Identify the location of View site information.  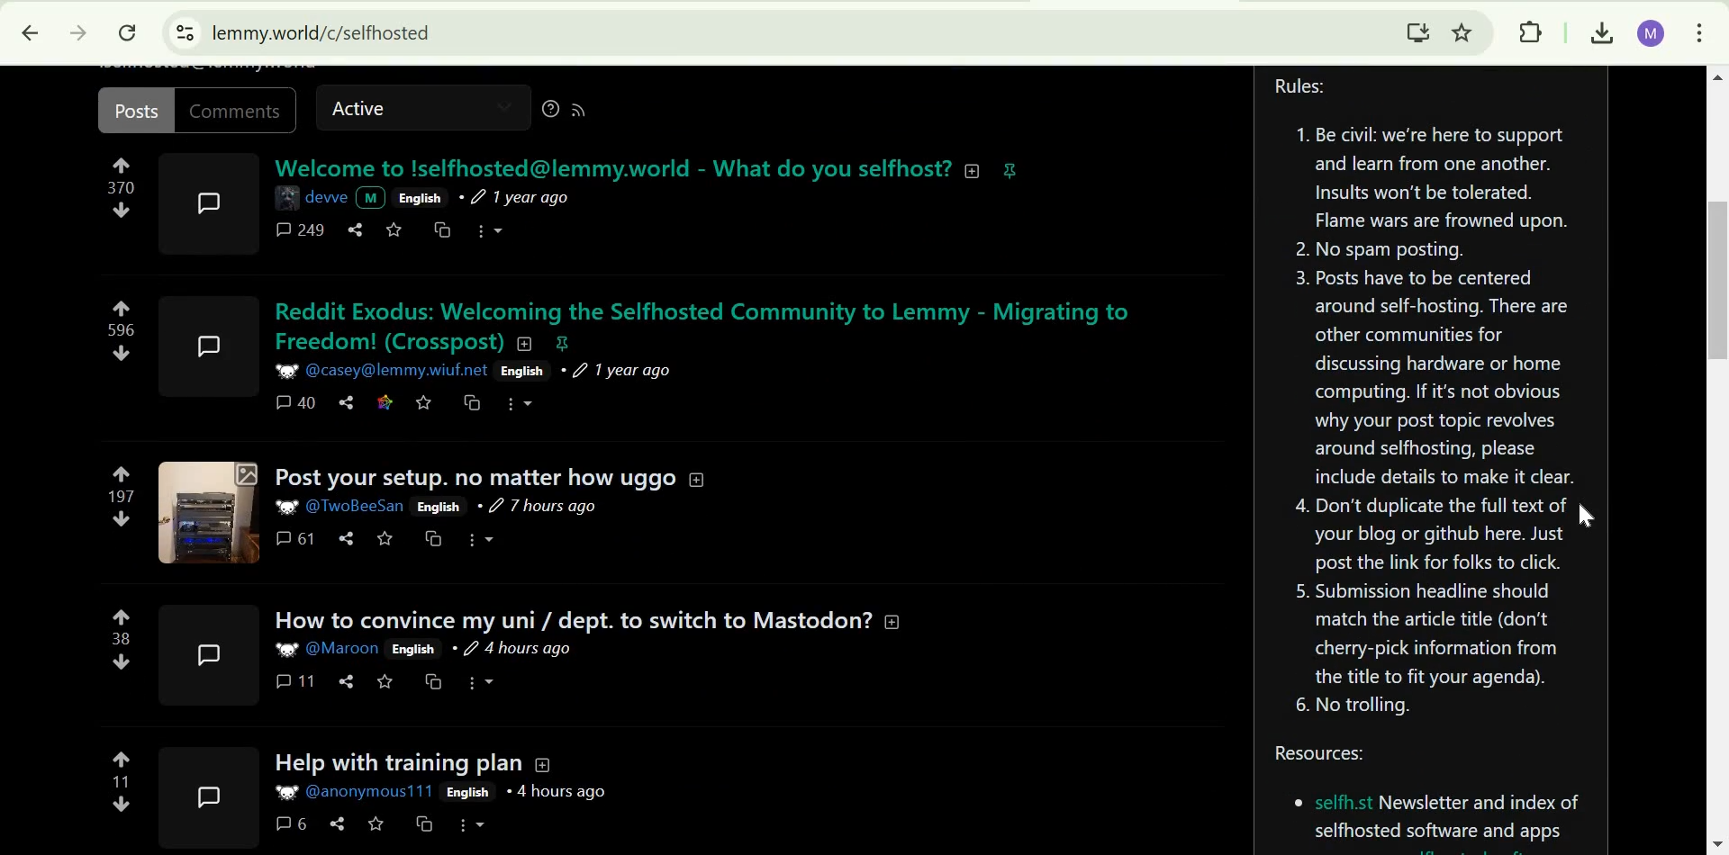
(186, 33).